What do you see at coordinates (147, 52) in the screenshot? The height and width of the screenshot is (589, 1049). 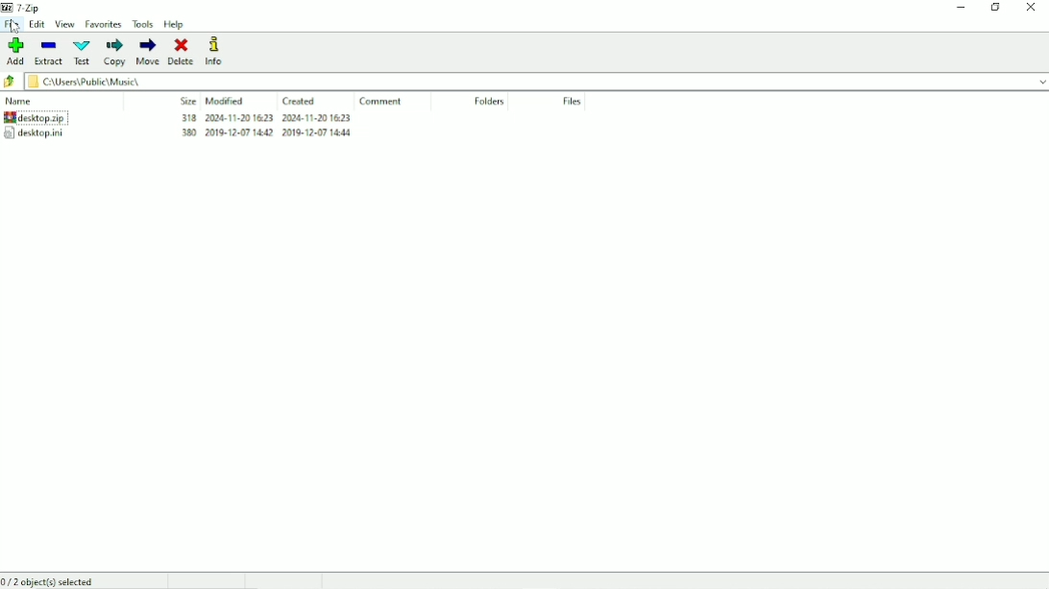 I see `Move` at bounding box center [147, 52].